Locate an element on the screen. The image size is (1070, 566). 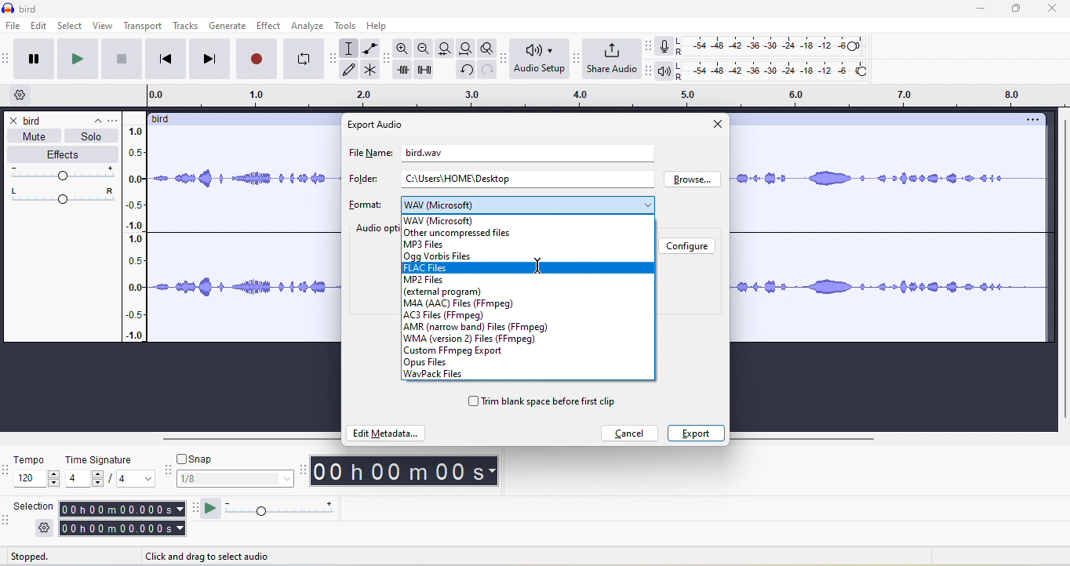
format is located at coordinates (365, 205).